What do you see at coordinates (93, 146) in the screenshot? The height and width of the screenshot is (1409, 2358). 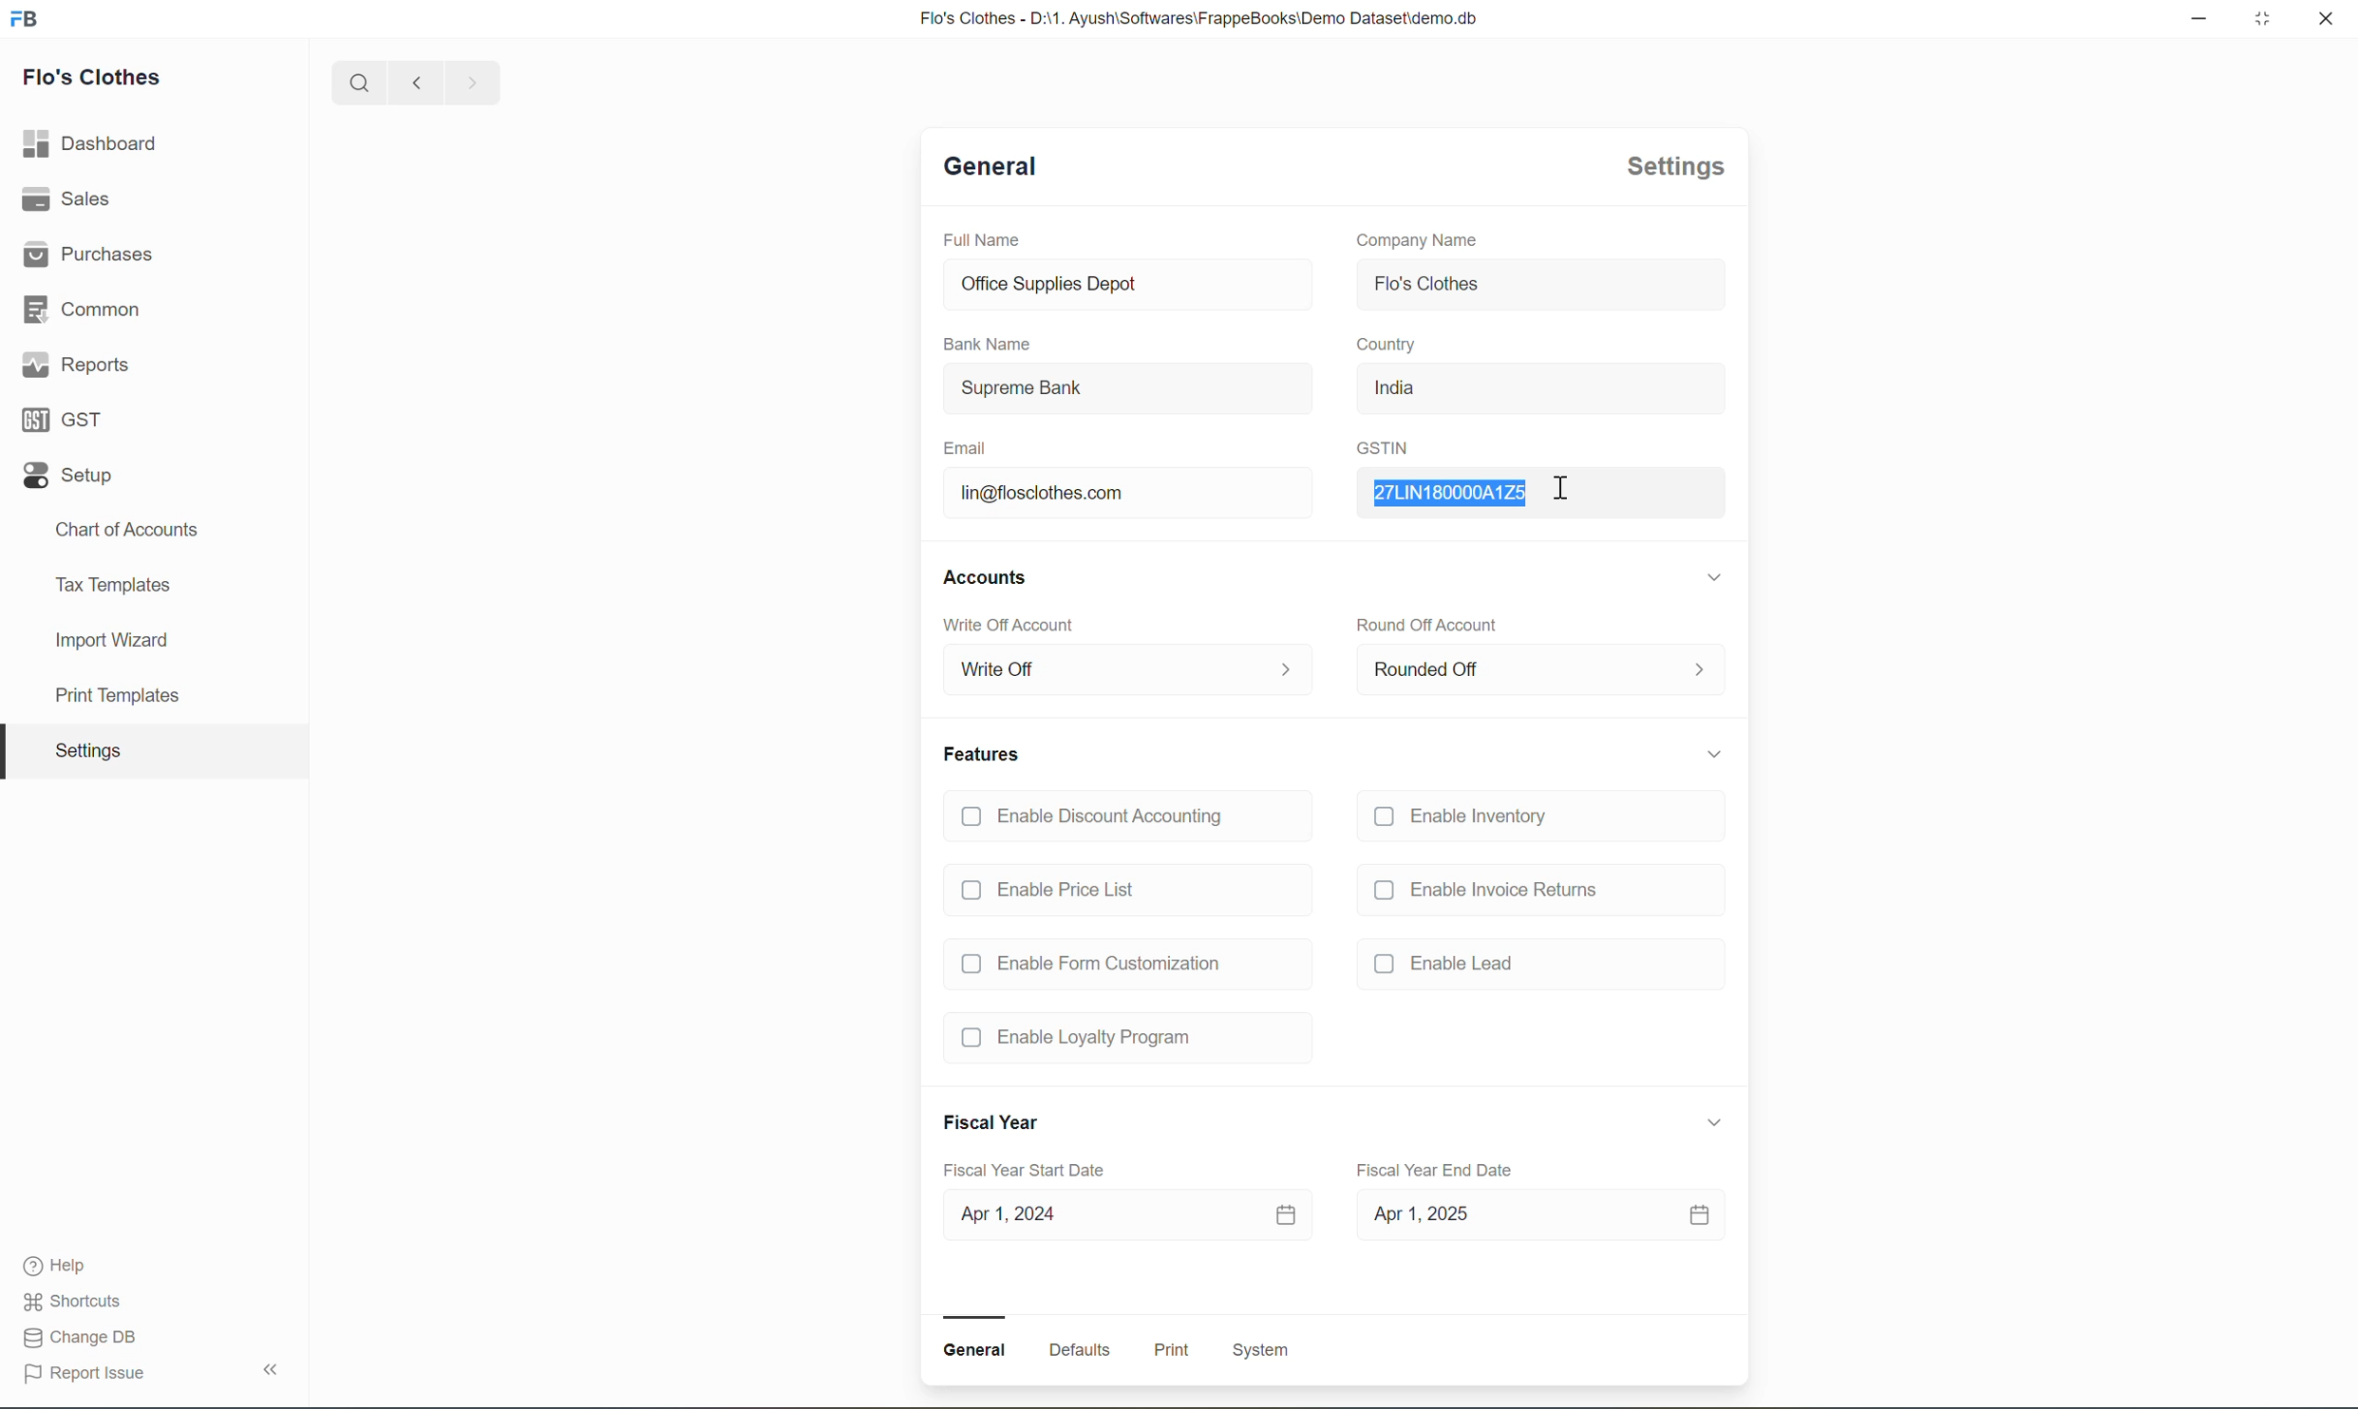 I see `Dashboard` at bounding box center [93, 146].